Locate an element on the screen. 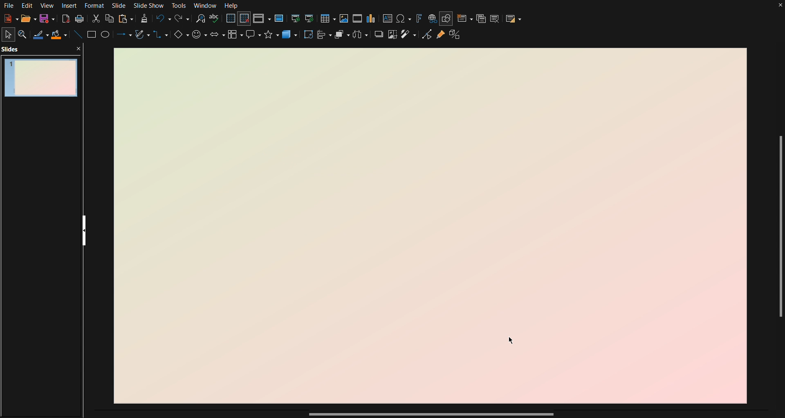 This screenshot has height=418, width=785. Search and Replace is located at coordinates (200, 19).